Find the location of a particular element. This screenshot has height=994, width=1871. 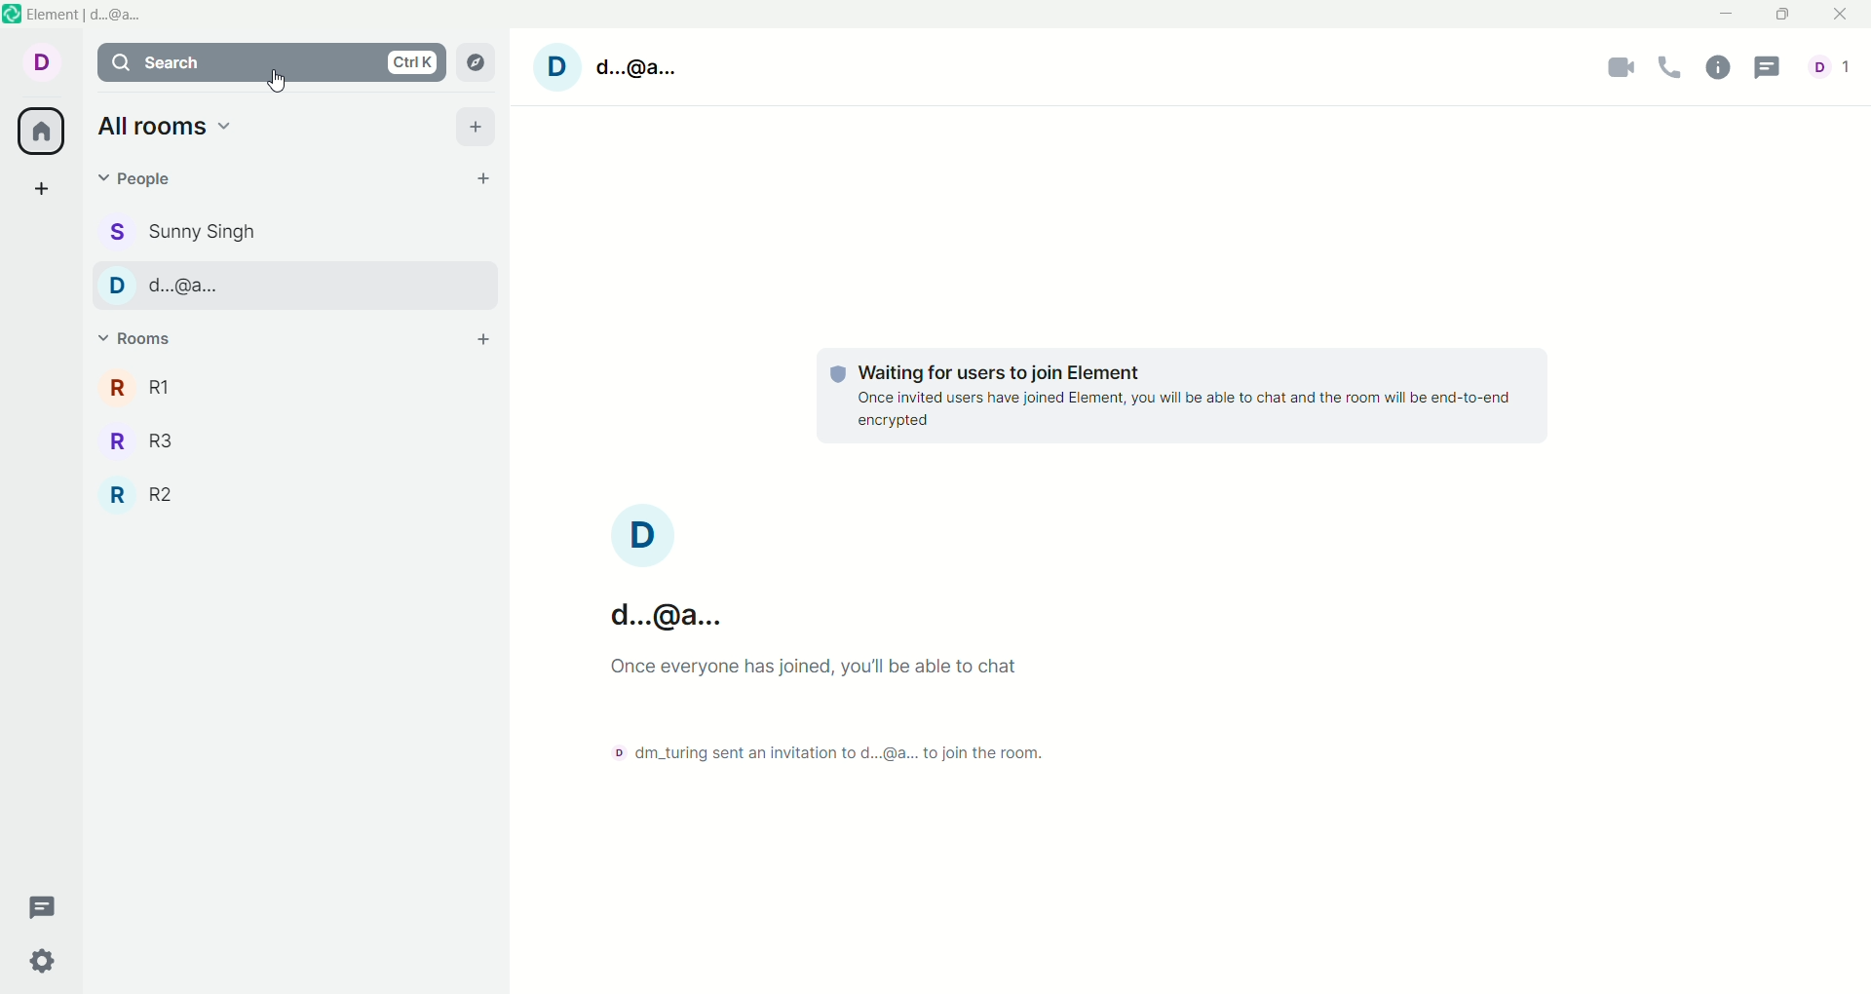

people is located at coordinates (183, 231).